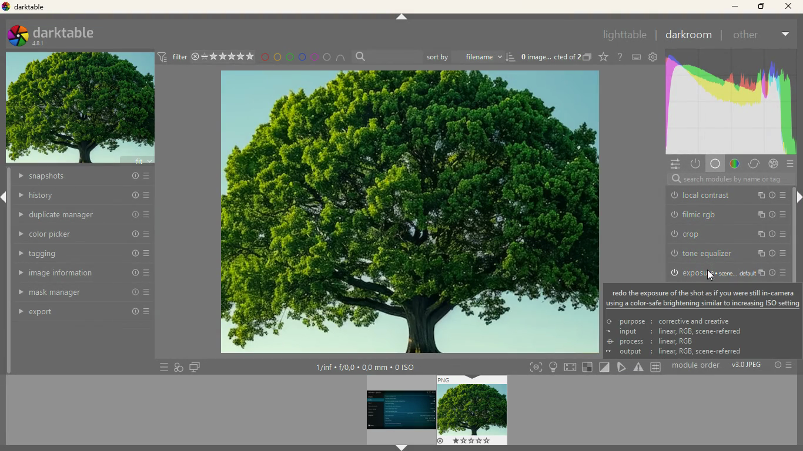 The image size is (803, 451). What do you see at coordinates (81, 175) in the screenshot?
I see `` at bounding box center [81, 175].